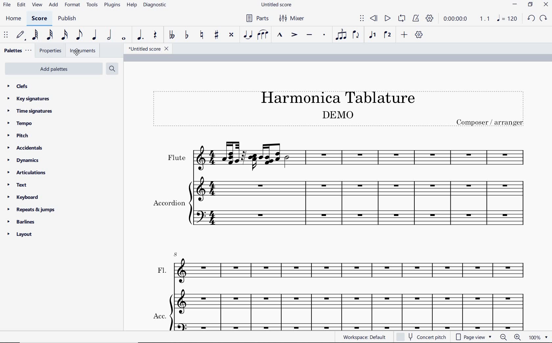  Describe the element at coordinates (403, 35) in the screenshot. I see `add` at that location.